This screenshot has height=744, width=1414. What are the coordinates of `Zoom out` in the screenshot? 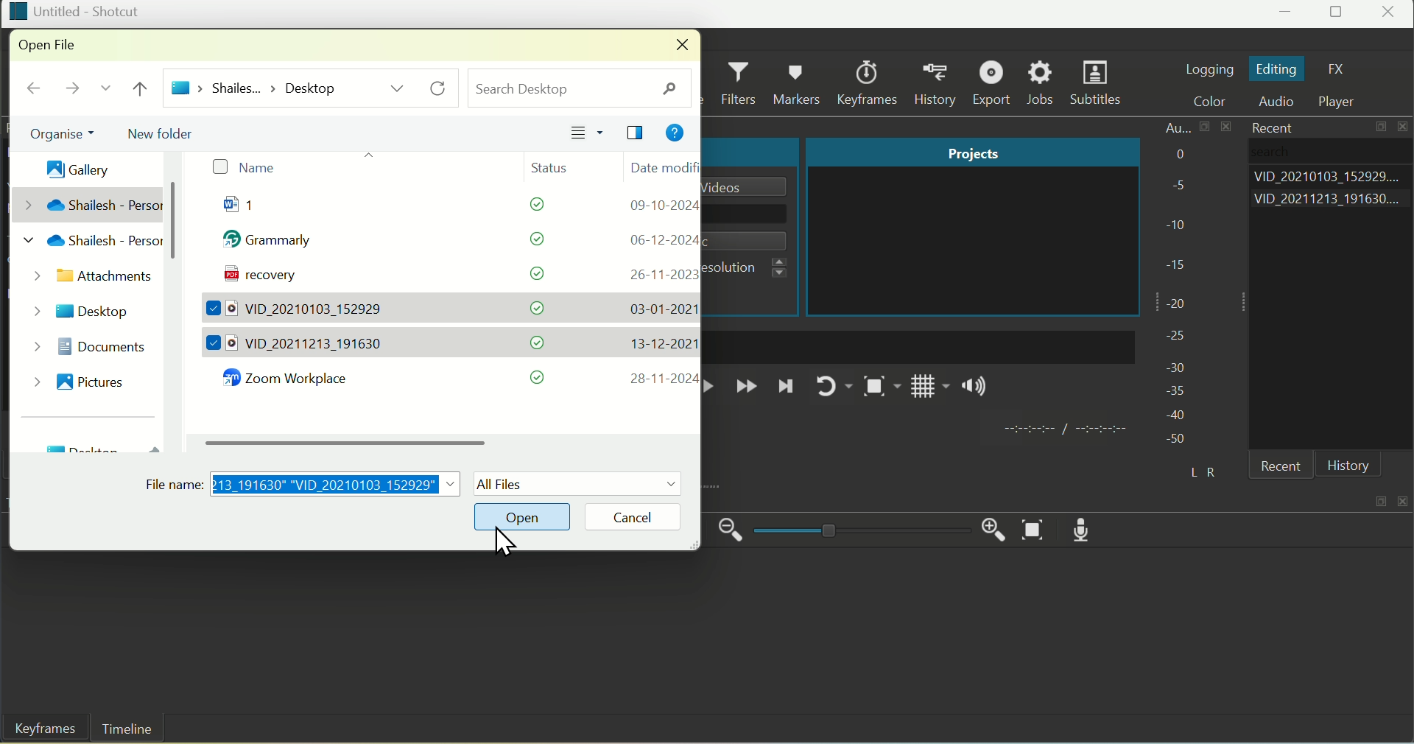 It's located at (731, 530).